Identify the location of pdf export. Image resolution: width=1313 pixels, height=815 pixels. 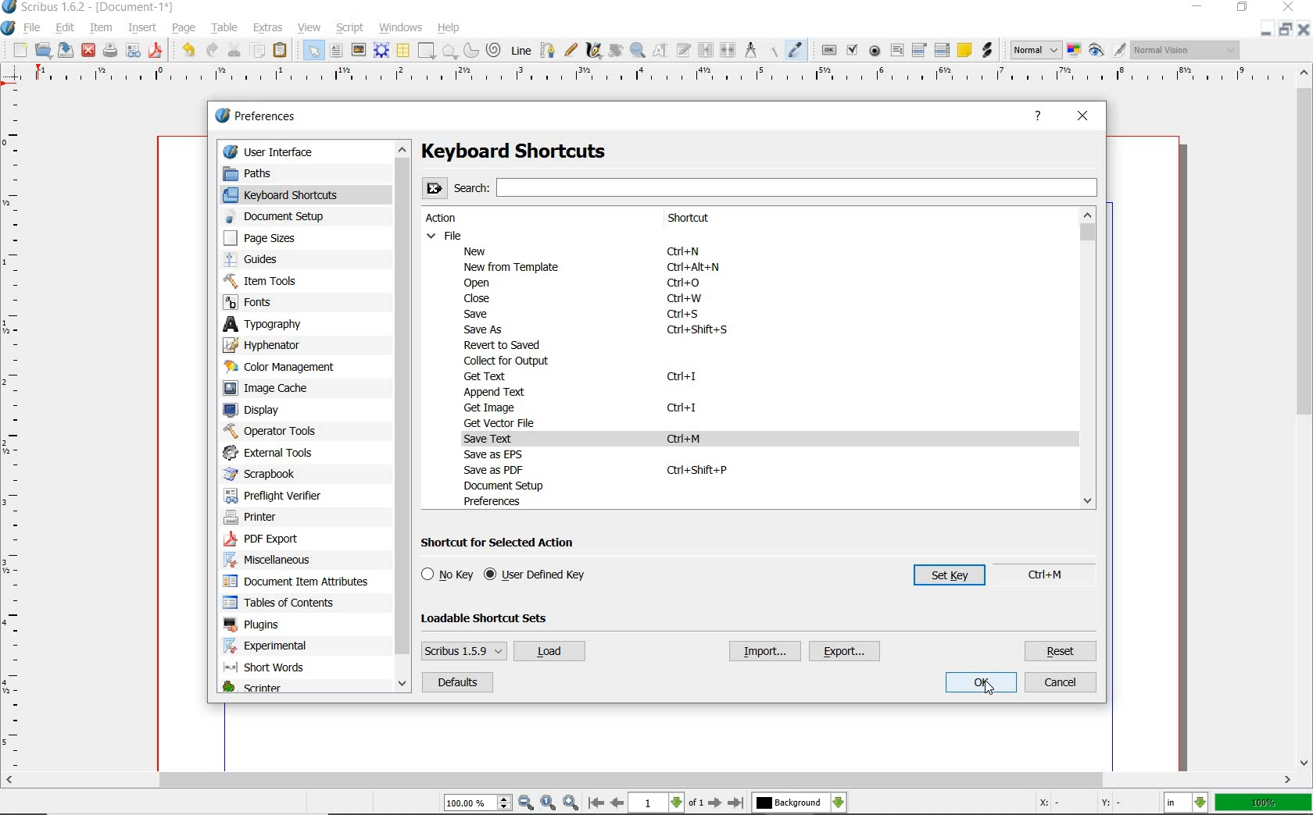
(279, 540).